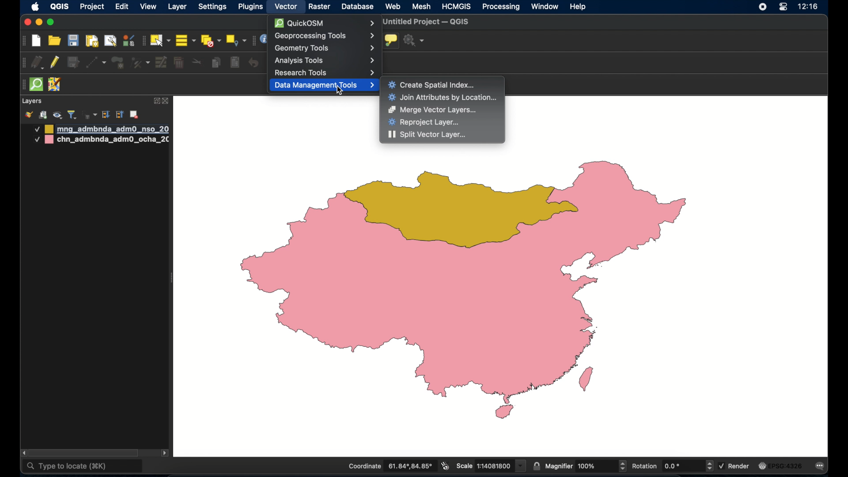 The image size is (848, 477). What do you see at coordinates (422, 6) in the screenshot?
I see `mesh` at bounding box center [422, 6].